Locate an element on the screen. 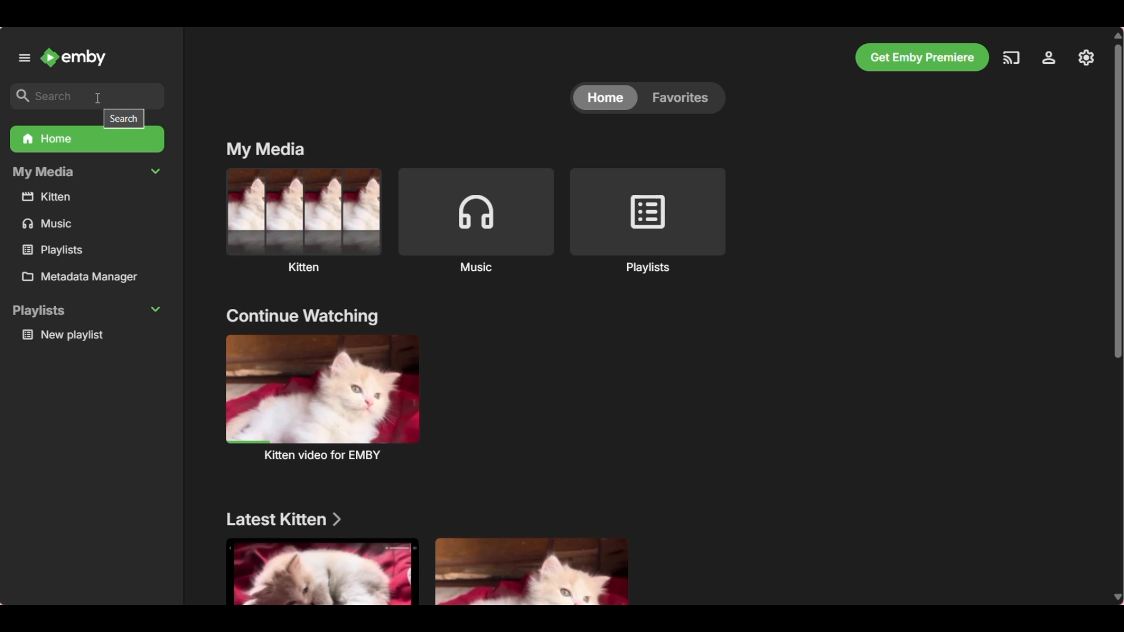 This screenshot has width=1124, height=632. Media under section mentioned above is located at coordinates (532, 570).